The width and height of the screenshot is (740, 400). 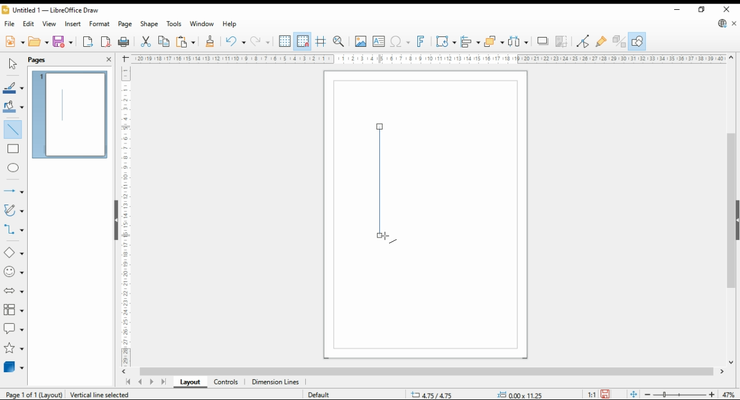 What do you see at coordinates (145, 42) in the screenshot?
I see `cut` at bounding box center [145, 42].